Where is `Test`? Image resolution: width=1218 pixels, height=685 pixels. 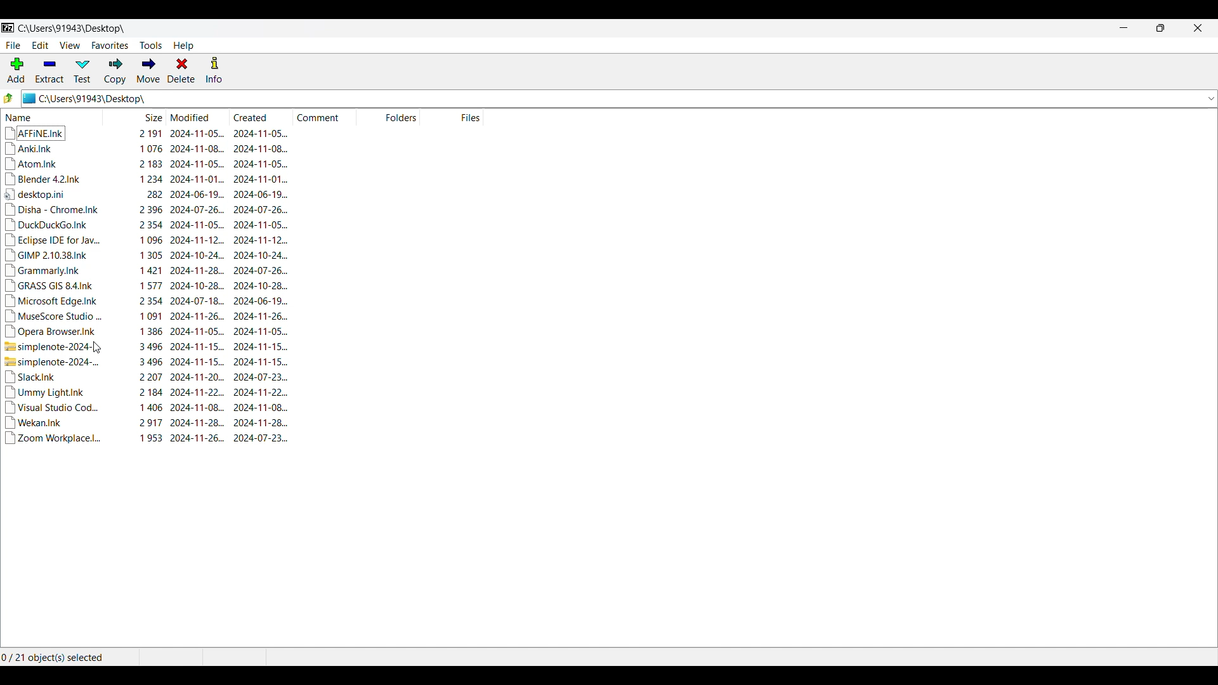
Test is located at coordinates (82, 71).